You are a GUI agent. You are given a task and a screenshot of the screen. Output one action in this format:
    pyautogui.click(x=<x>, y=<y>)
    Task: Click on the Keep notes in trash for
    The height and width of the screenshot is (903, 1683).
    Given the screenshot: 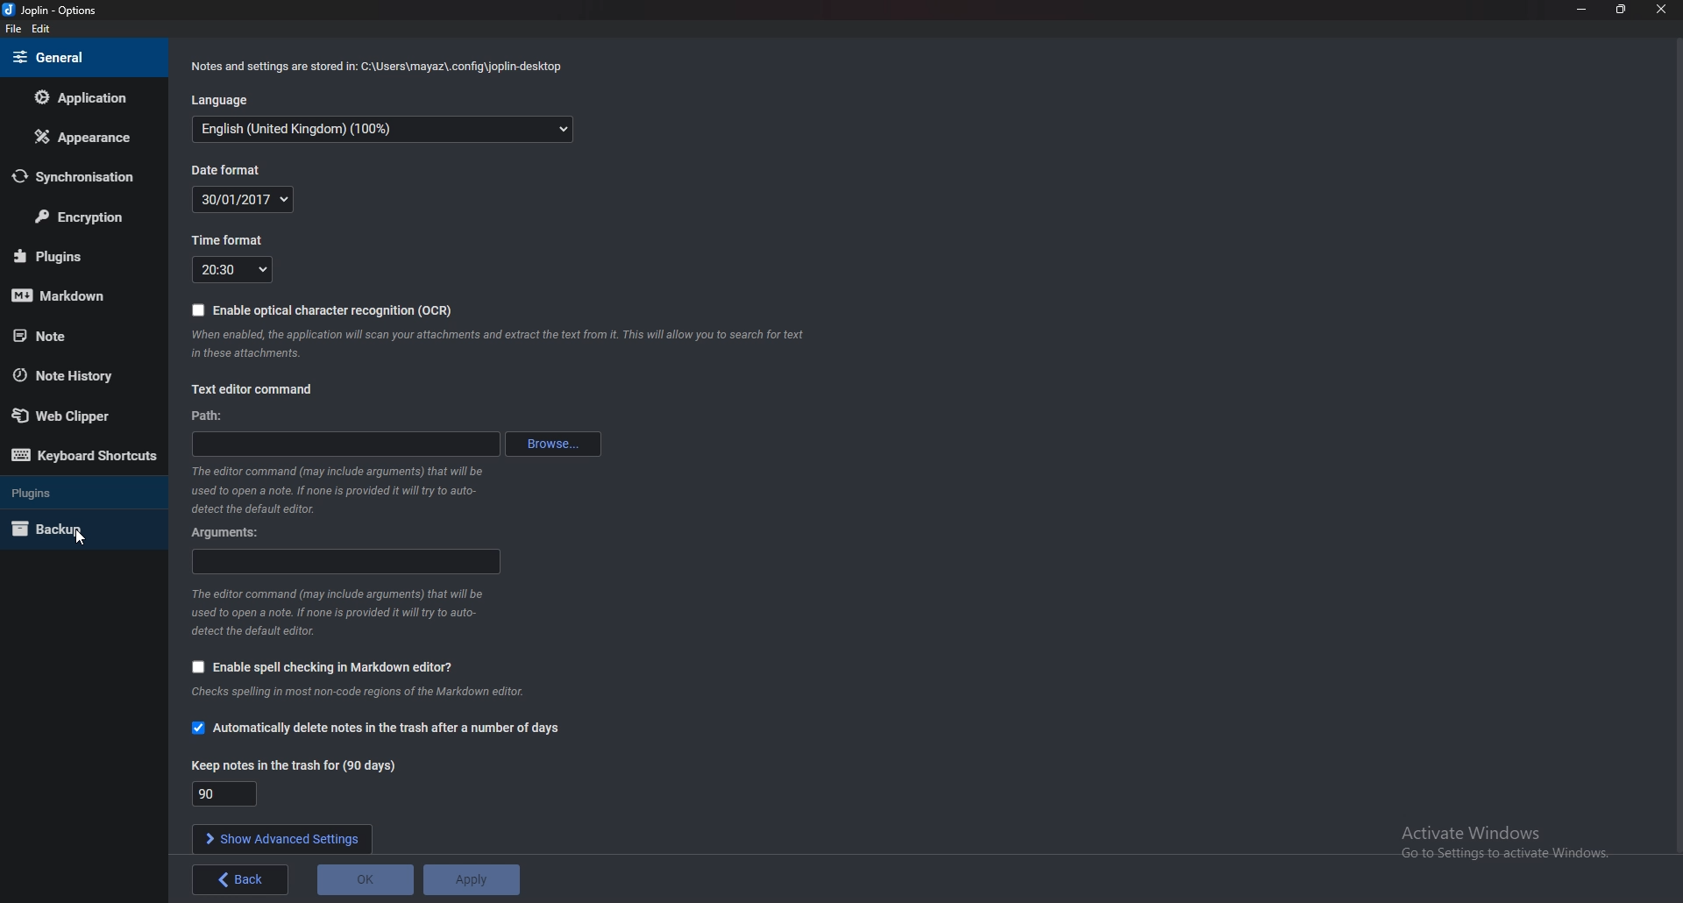 What is the action you would take?
    pyautogui.click(x=229, y=794)
    